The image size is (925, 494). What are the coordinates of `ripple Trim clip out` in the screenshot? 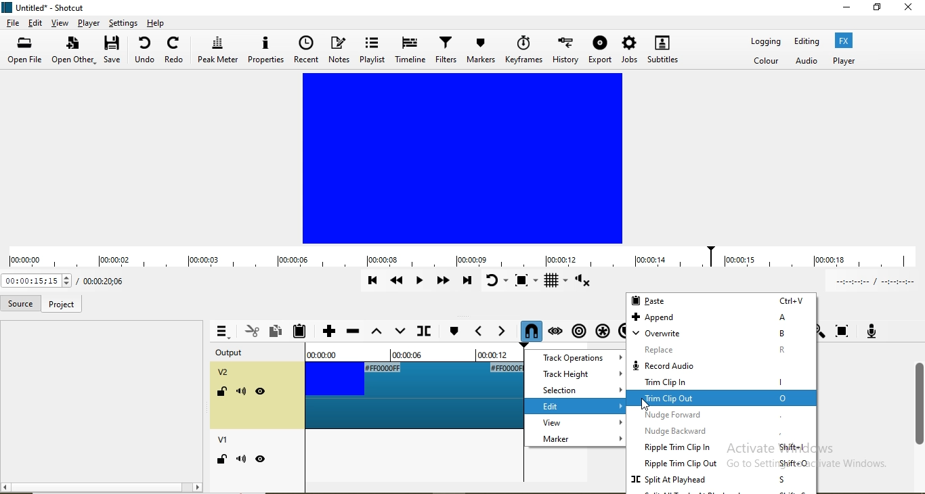 It's located at (724, 464).